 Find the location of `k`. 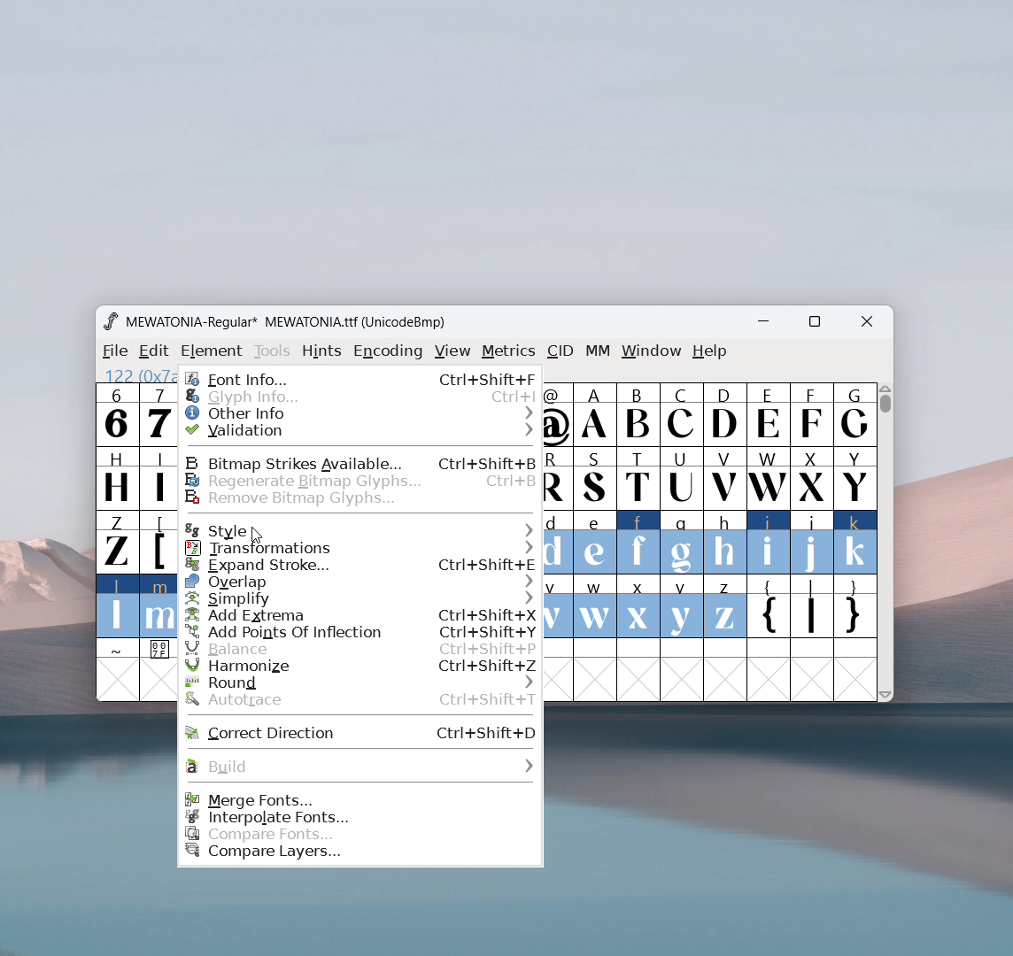

k is located at coordinates (856, 543).